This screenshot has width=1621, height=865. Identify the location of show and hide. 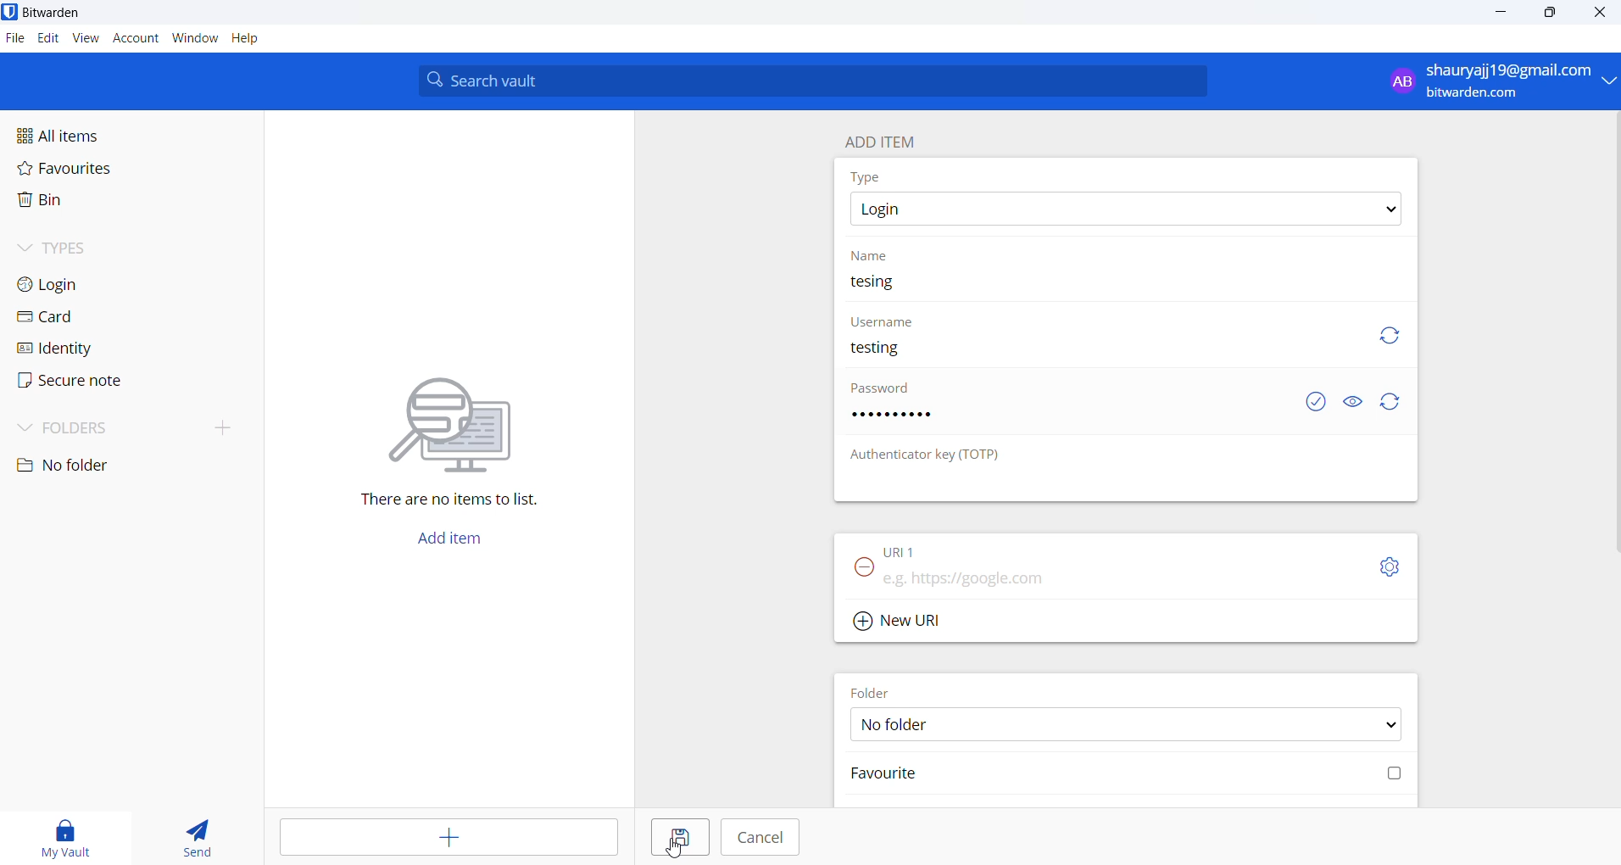
(1353, 401).